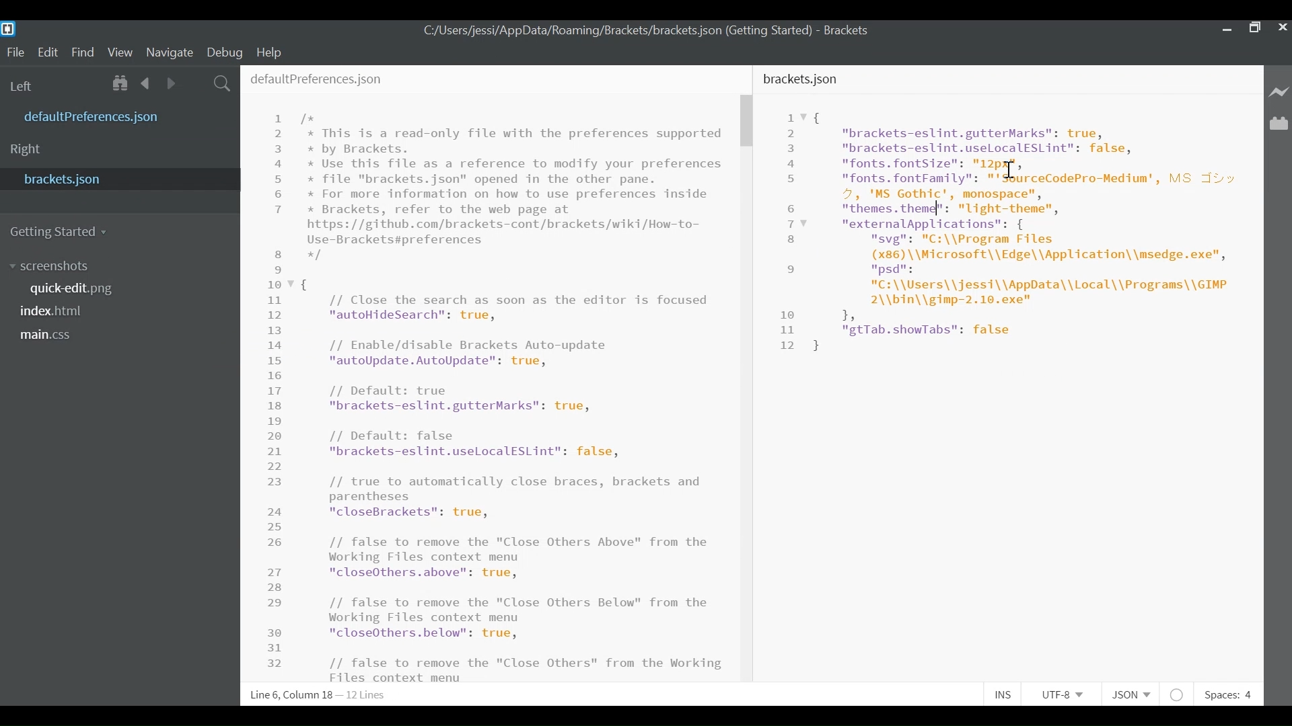 The image size is (1292, 726). What do you see at coordinates (803, 79) in the screenshot?
I see `bracket.json` at bounding box center [803, 79].